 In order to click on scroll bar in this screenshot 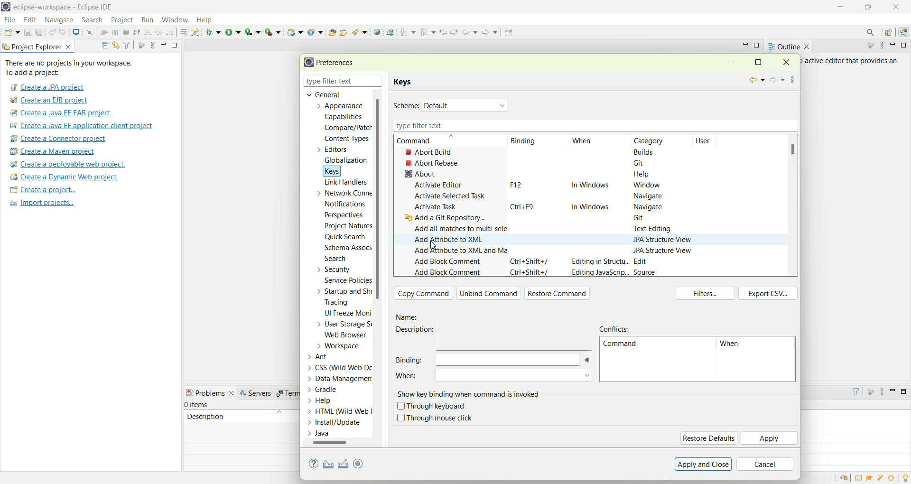, I will do `click(334, 445)`.